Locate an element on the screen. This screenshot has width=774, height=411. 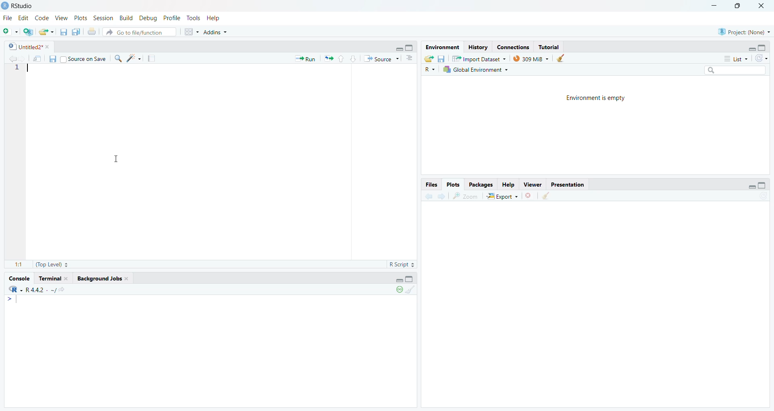
save is located at coordinates (52, 60).